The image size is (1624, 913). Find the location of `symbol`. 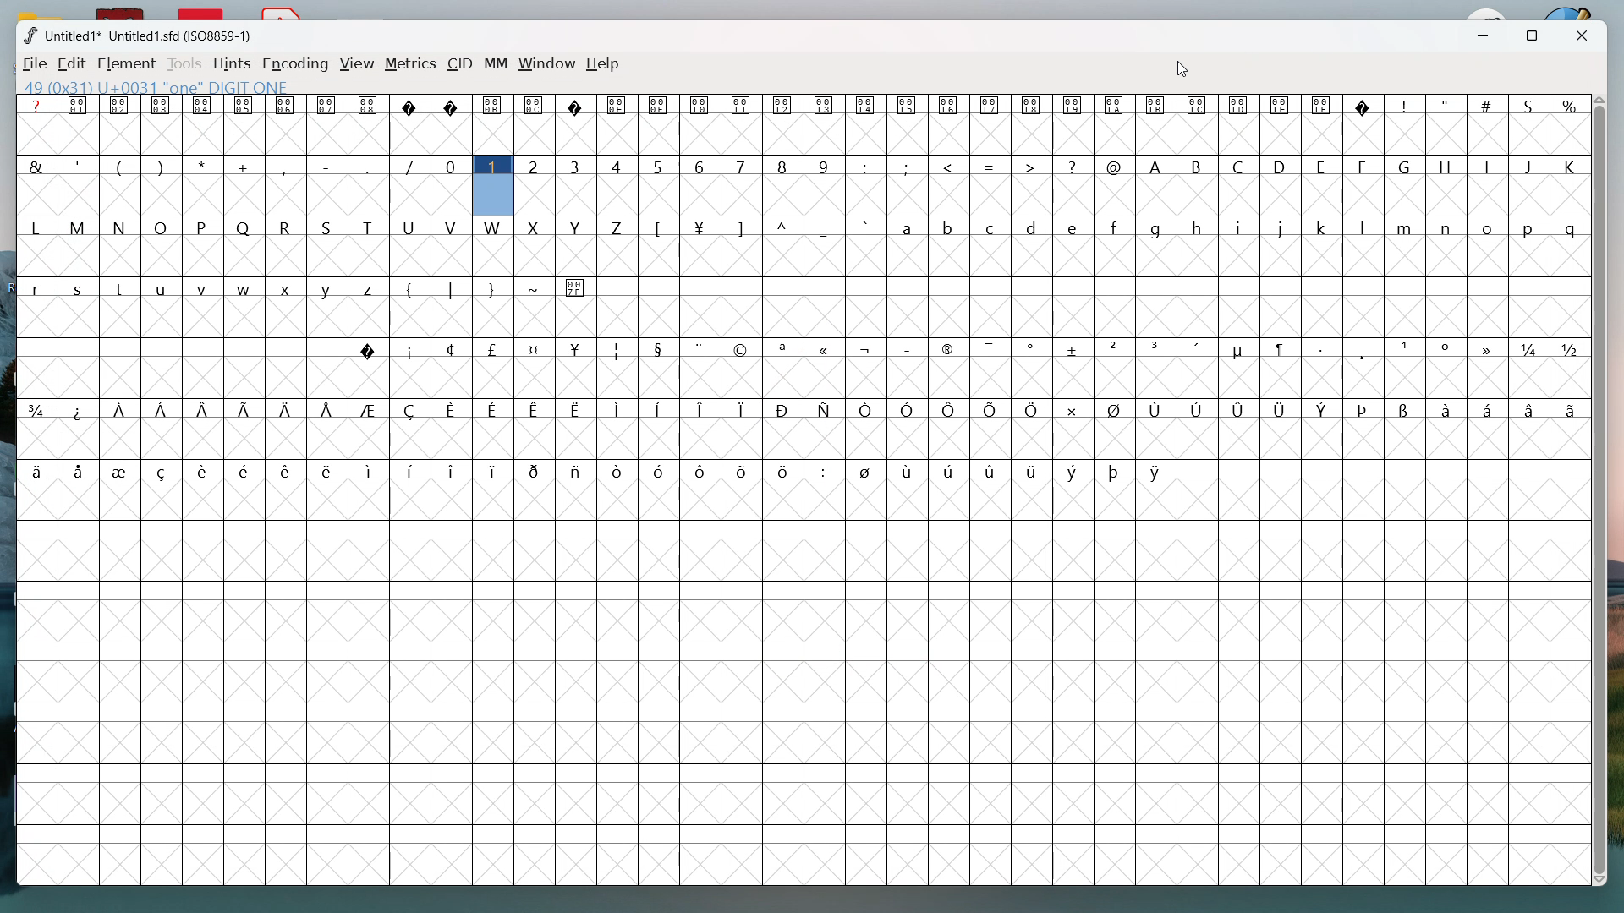

symbol is located at coordinates (370, 104).